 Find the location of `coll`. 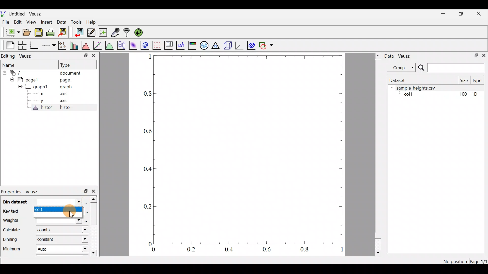

coll is located at coordinates (410, 95).